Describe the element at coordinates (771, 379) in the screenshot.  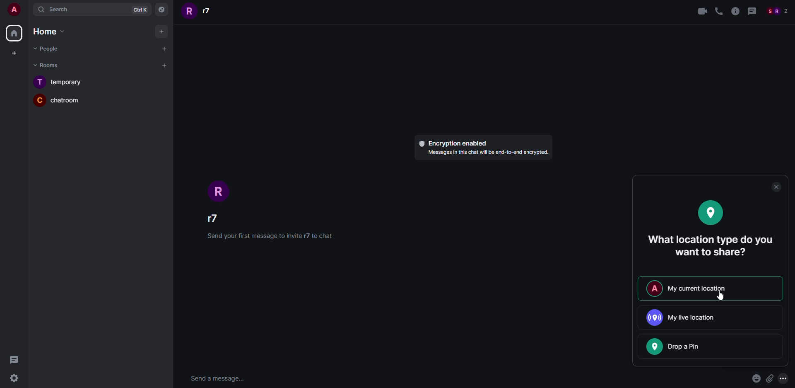
I see `attach` at that location.